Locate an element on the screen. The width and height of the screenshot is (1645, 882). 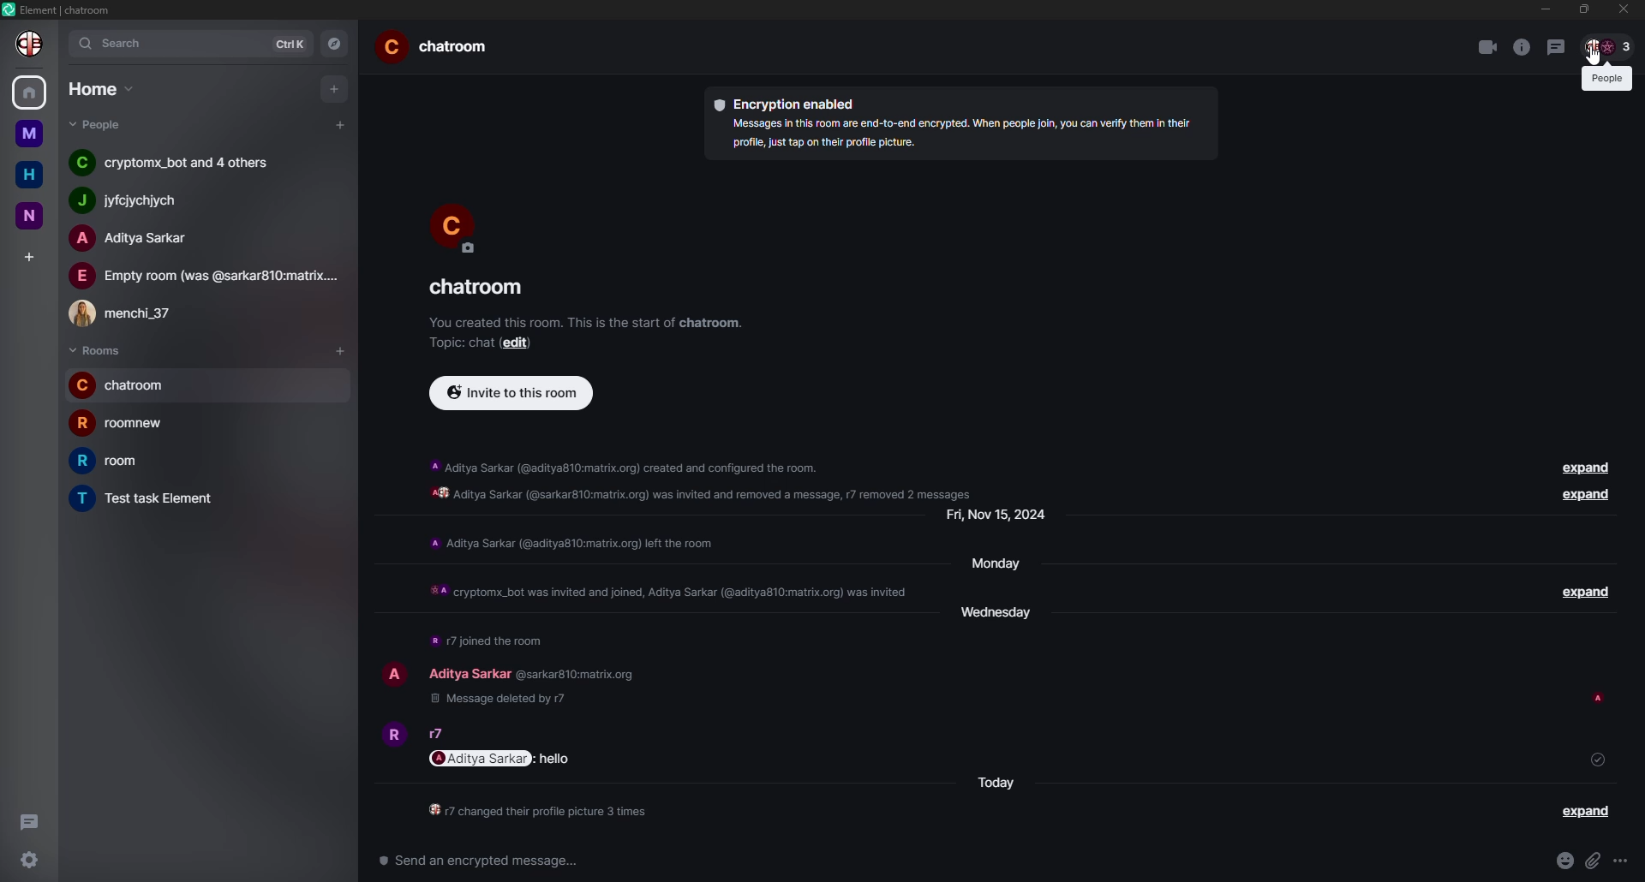
room is located at coordinates (122, 421).